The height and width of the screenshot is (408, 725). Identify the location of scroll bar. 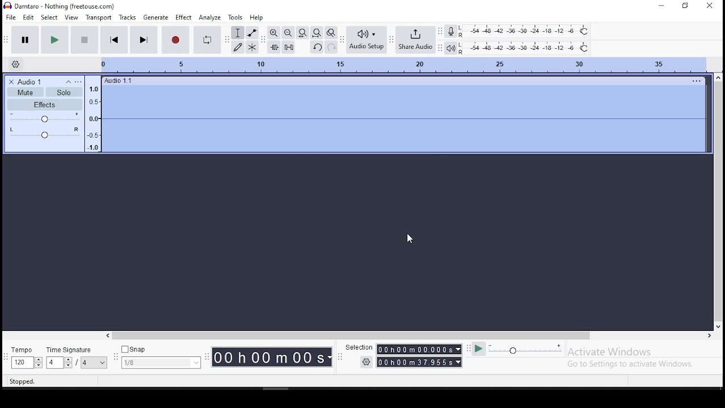
(408, 334).